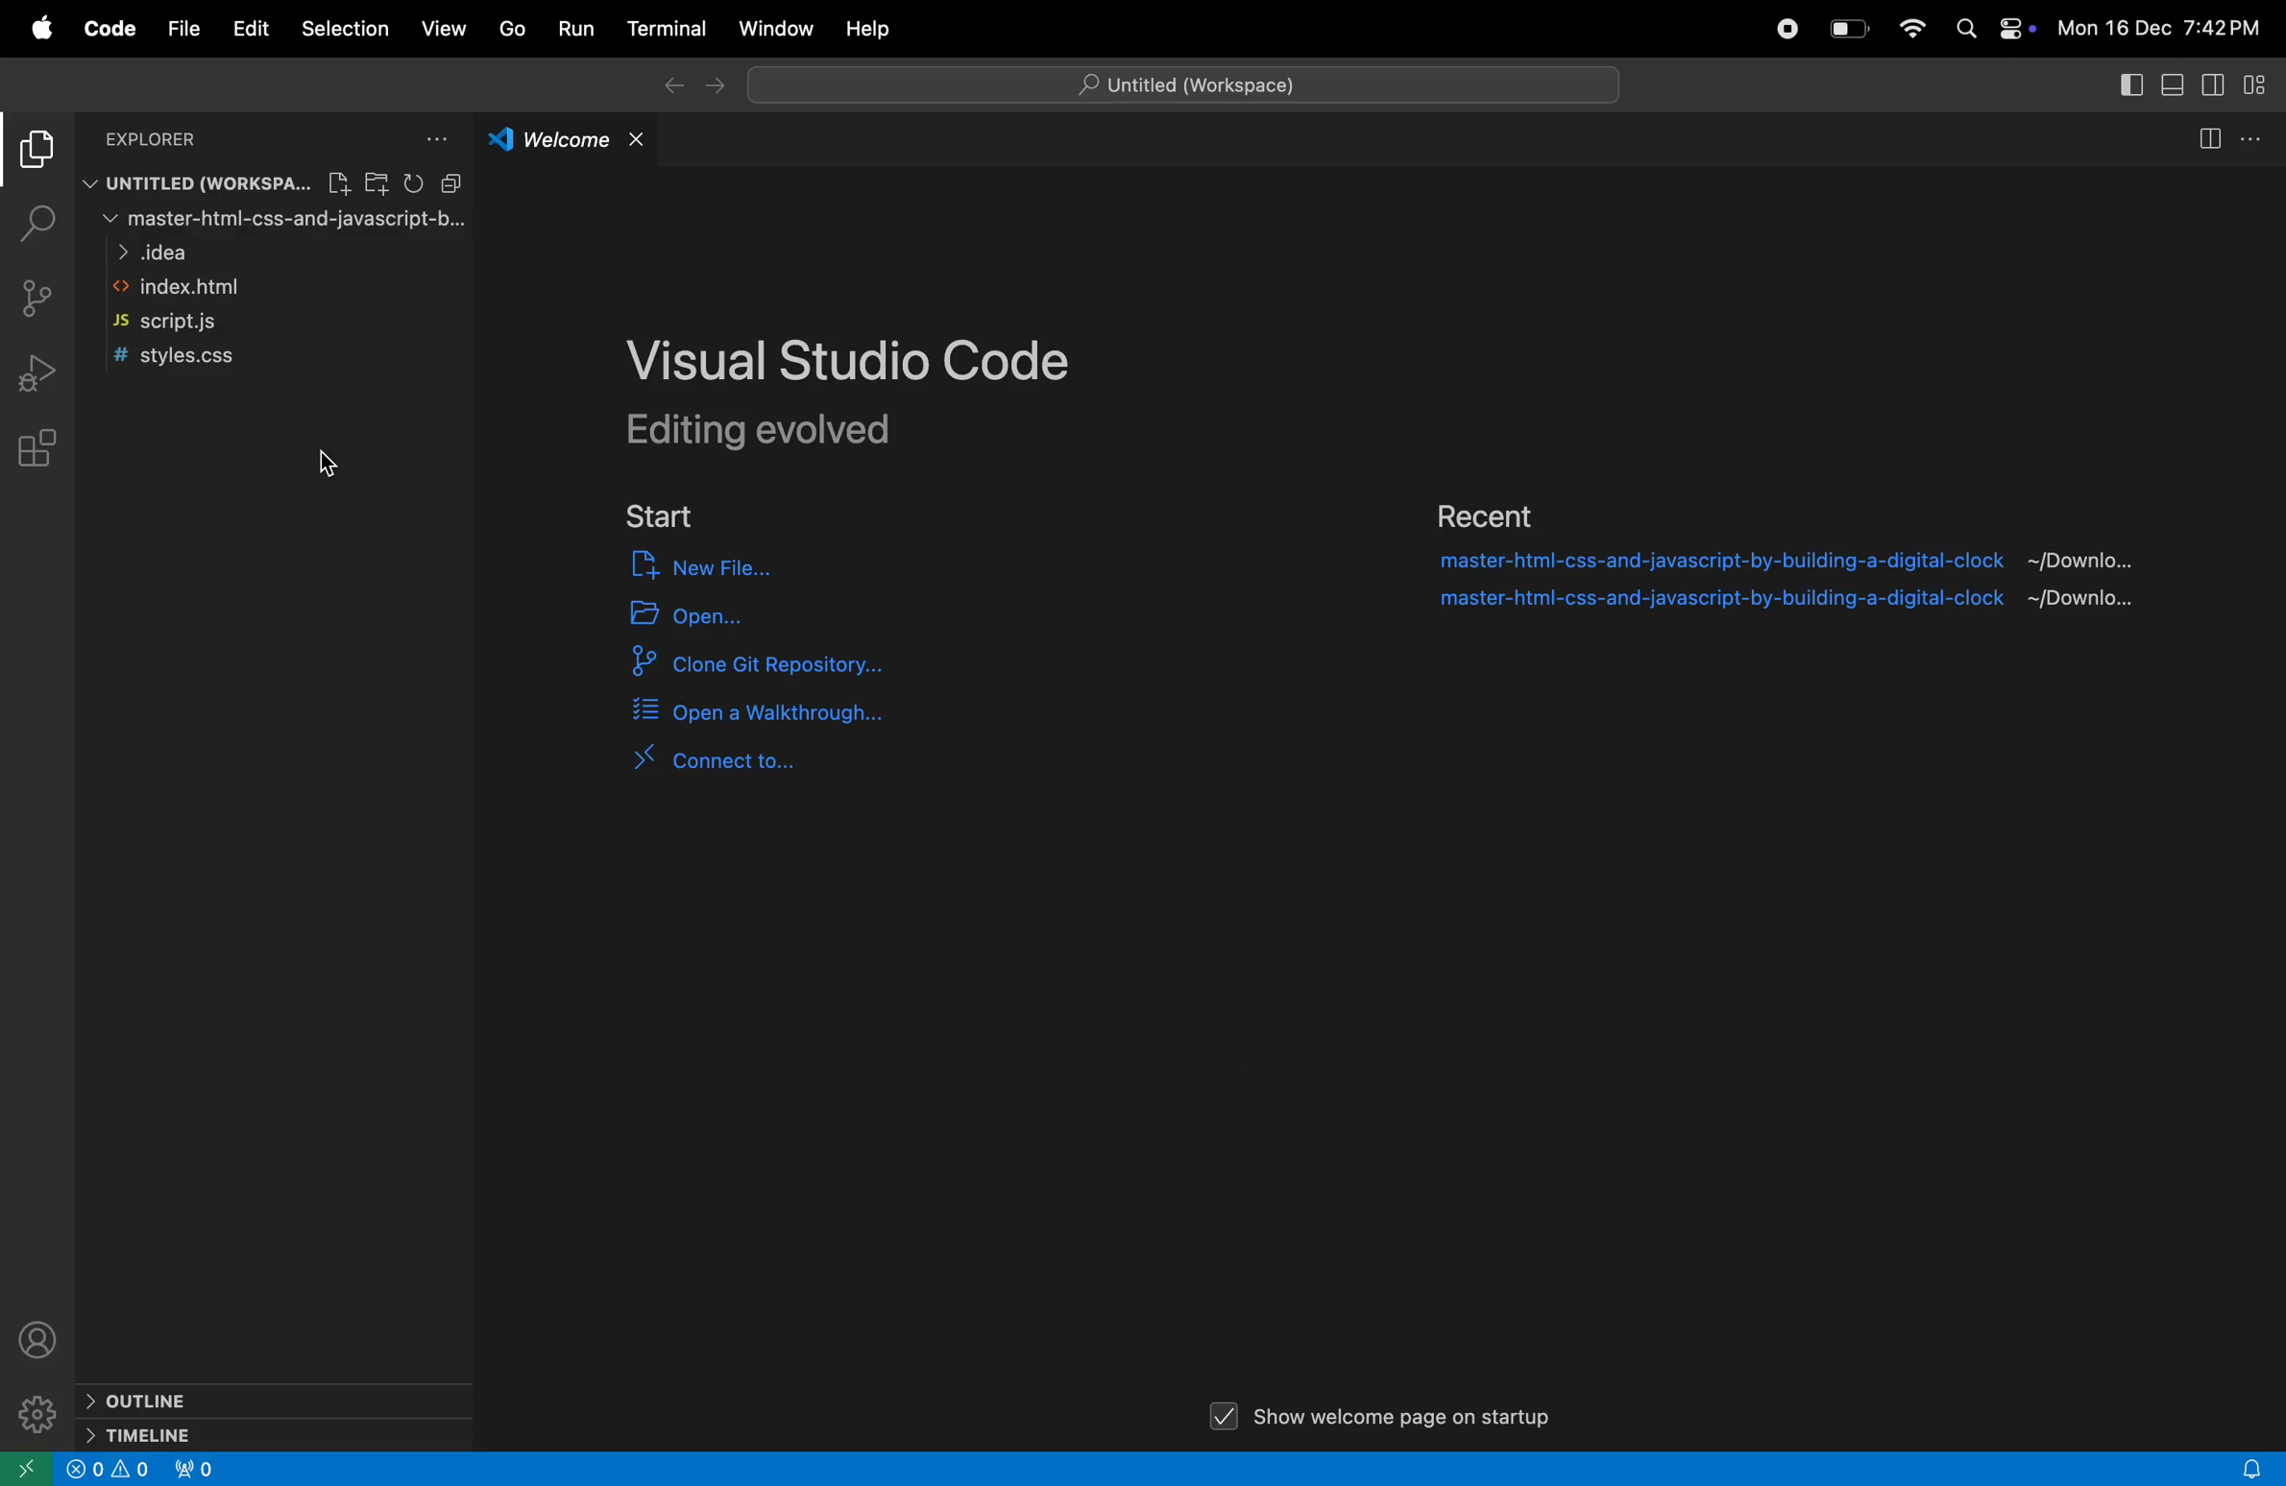 The width and height of the screenshot is (2286, 1486). What do you see at coordinates (717, 86) in the screenshot?
I see `forward` at bounding box center [717, 86].